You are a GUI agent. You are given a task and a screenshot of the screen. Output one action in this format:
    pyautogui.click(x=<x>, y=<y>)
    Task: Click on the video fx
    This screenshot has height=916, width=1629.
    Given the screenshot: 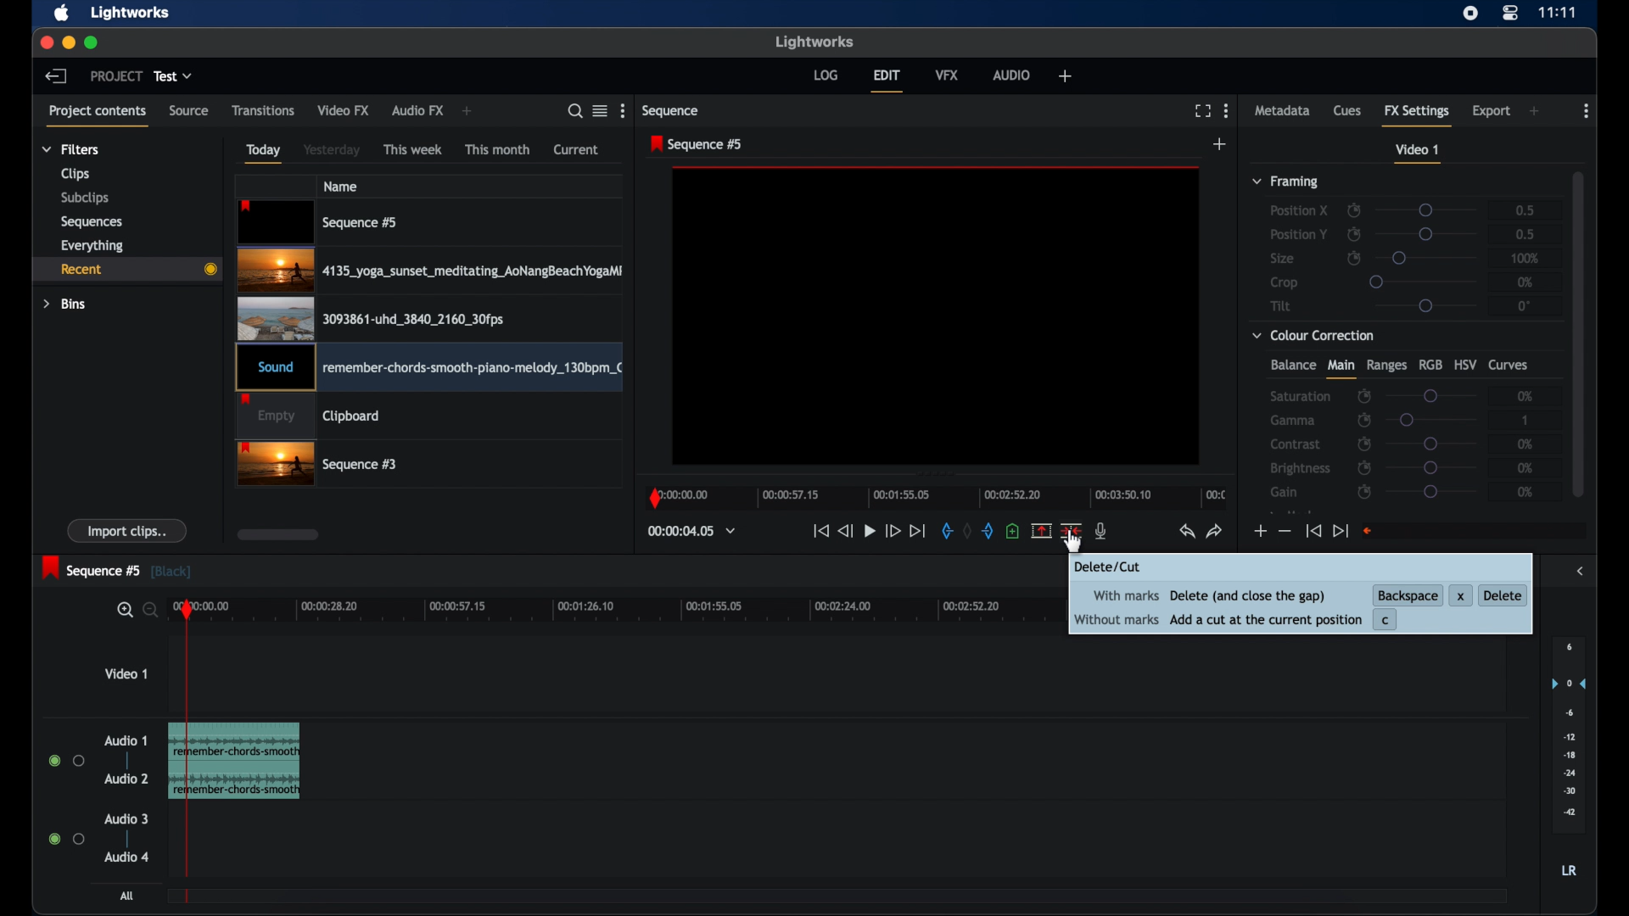 What is the action you would take?
    pyautogui.click(x=344, y=110)
    